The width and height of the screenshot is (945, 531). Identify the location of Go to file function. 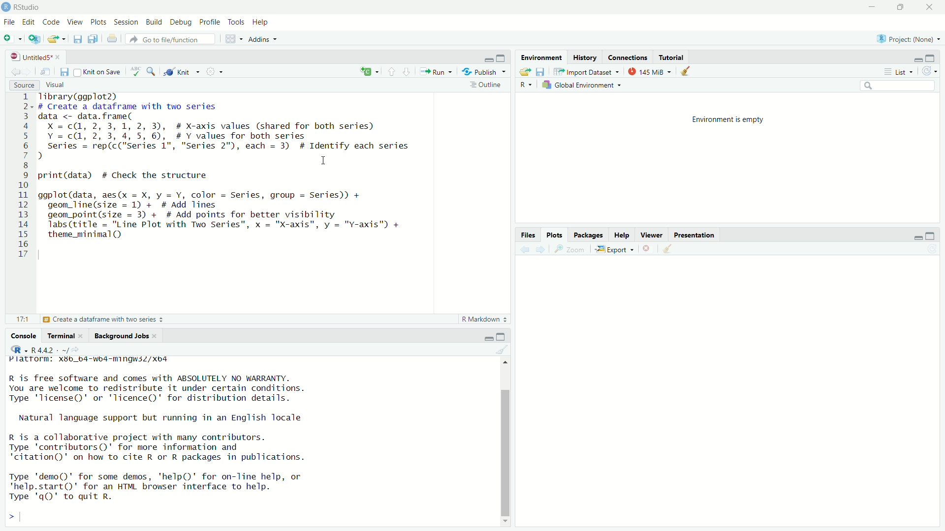
(171, 39).